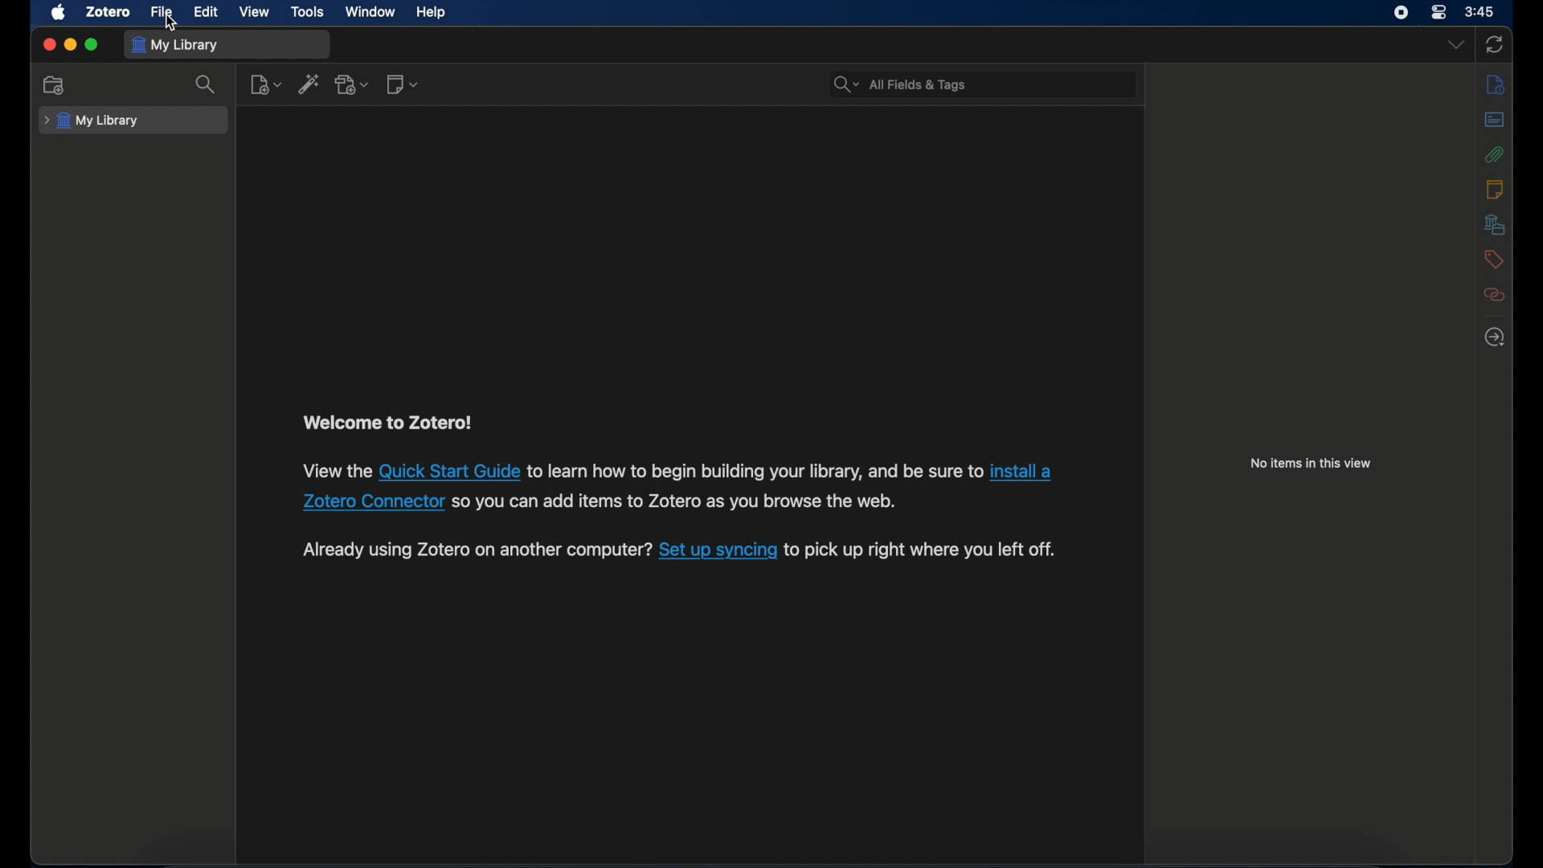  What do you see at coordinates (1495, 118) in the screenshot?
I see `abstract` at bounding box center [1495, 118].